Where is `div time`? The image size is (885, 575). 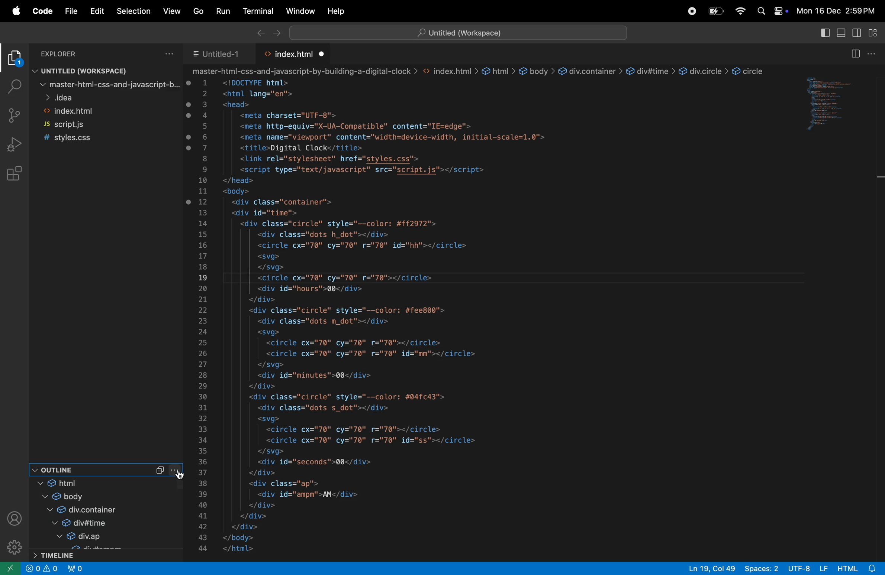
div time is located at coordinates (93, 524).